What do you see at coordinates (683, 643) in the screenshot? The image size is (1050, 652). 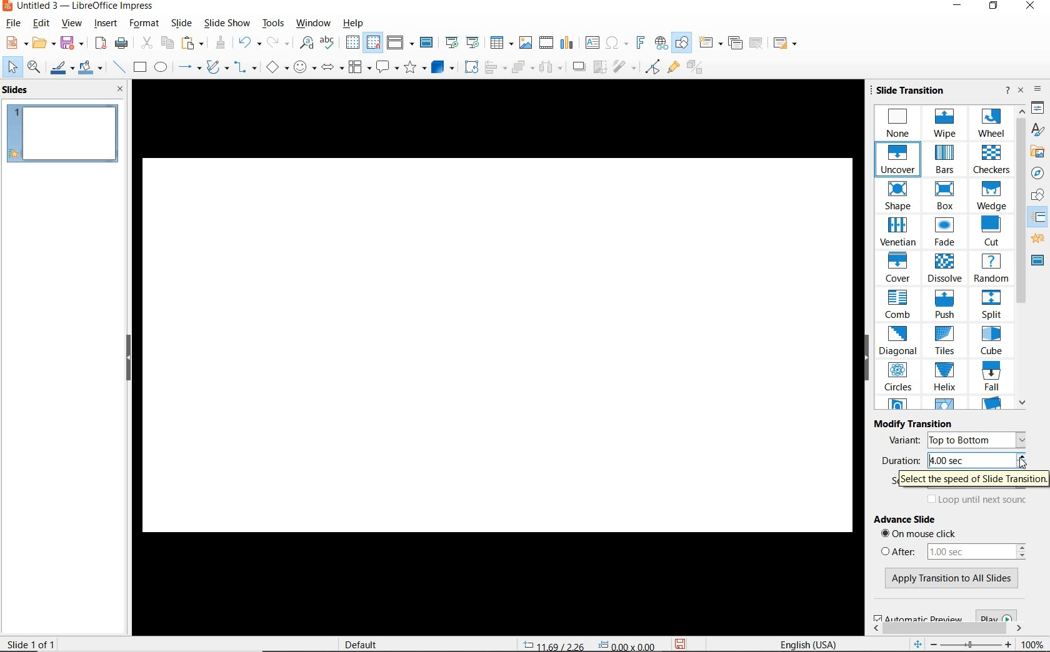 I see `SAVE` at bounding box center [683, 643].